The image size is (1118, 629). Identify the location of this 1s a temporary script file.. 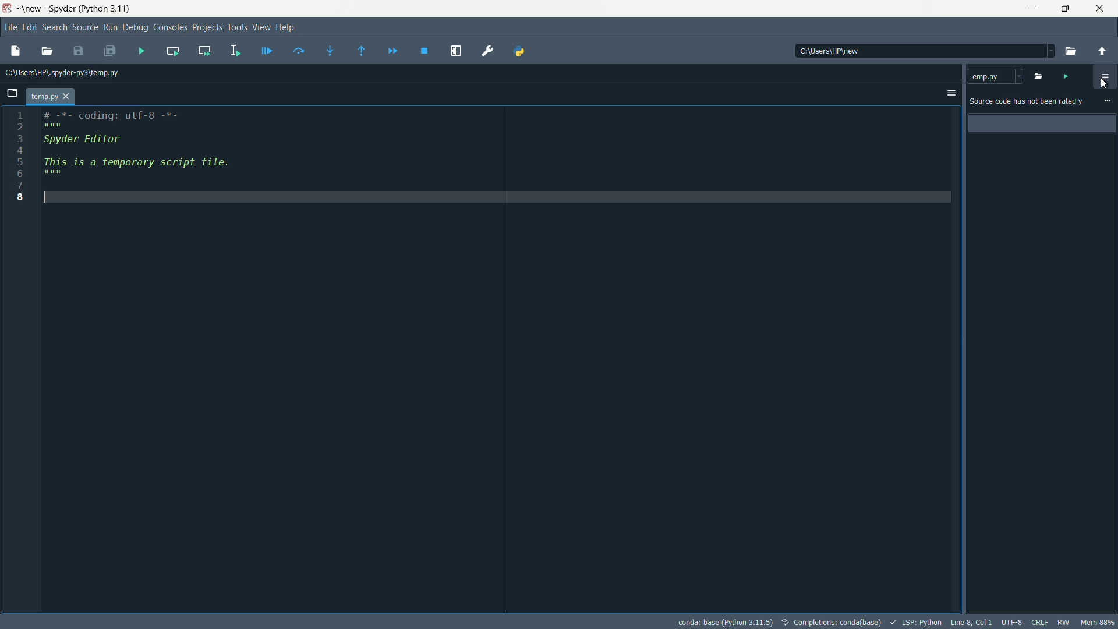
(147, 171).